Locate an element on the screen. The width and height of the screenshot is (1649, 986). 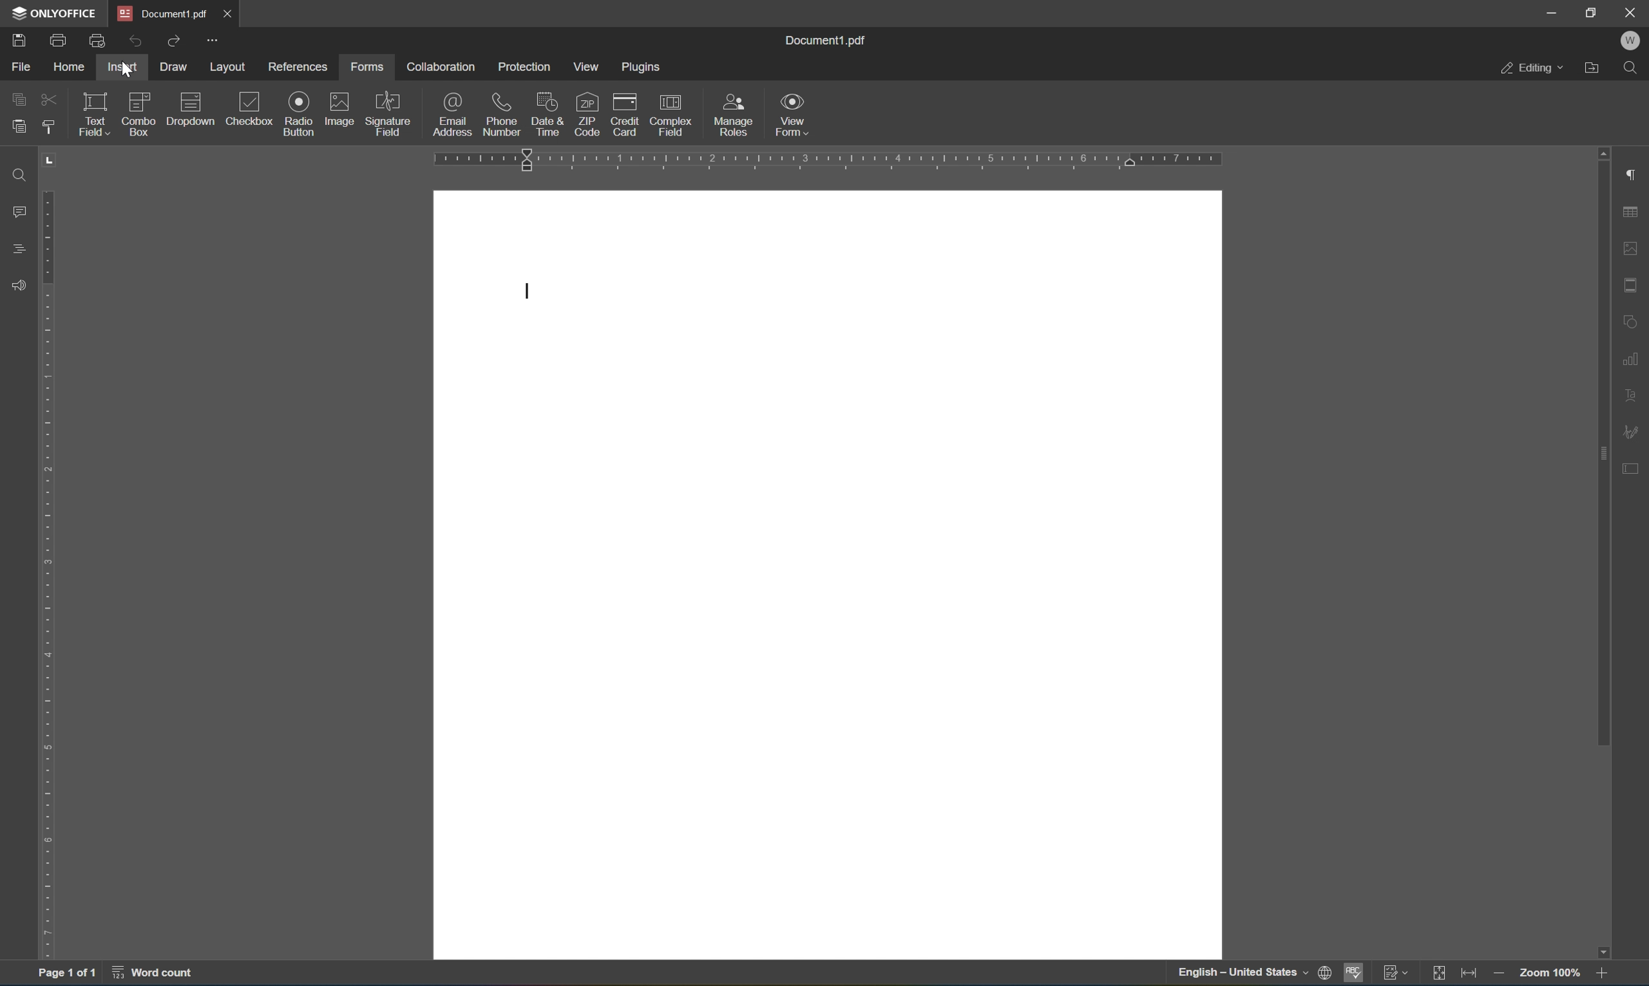
scroll bar settings is located at coordinates (1602, 446).